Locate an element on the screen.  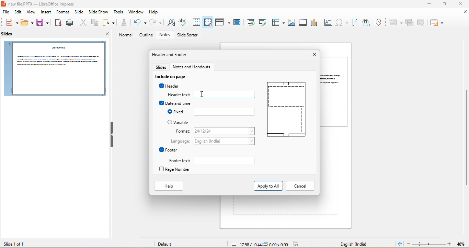
page number is located at coordinates (178, 170).